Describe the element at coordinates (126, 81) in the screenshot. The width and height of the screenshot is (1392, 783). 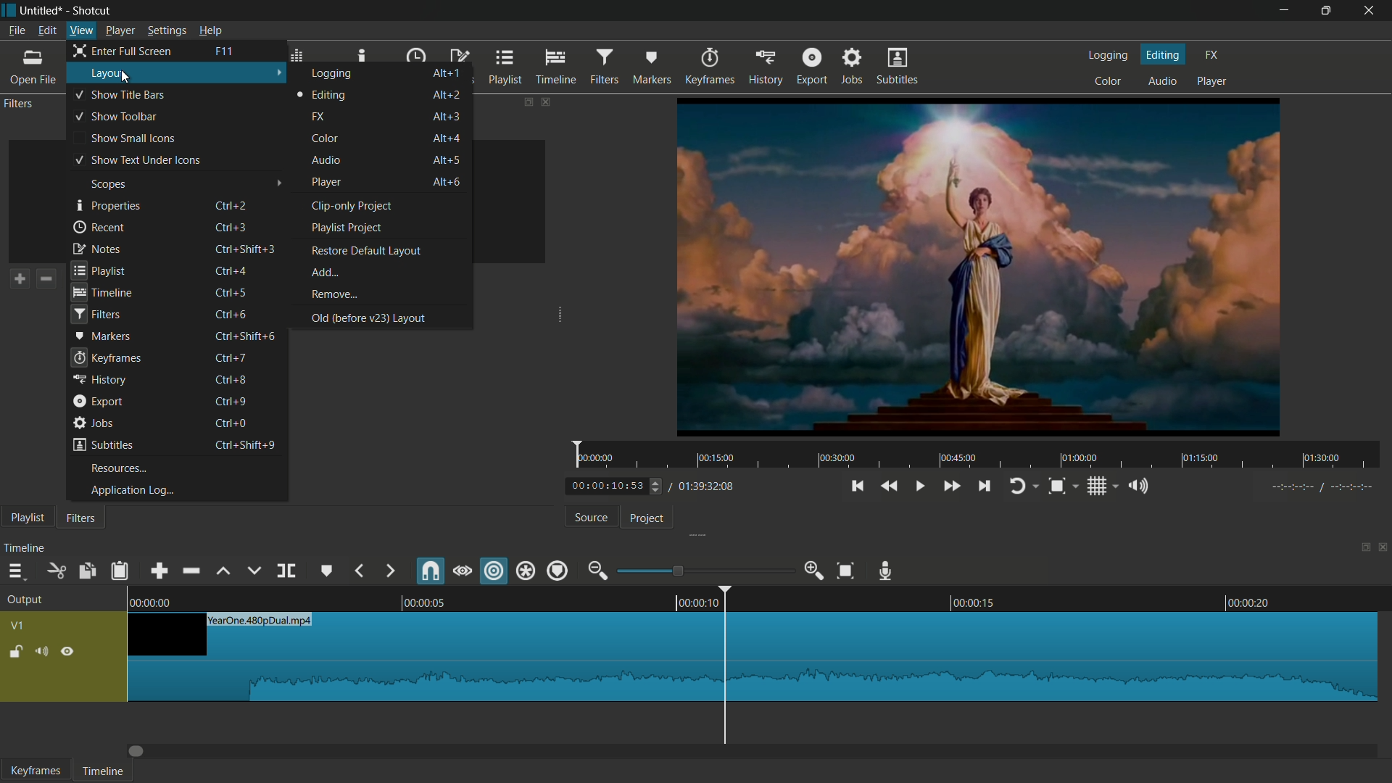
I see `save` at that location.